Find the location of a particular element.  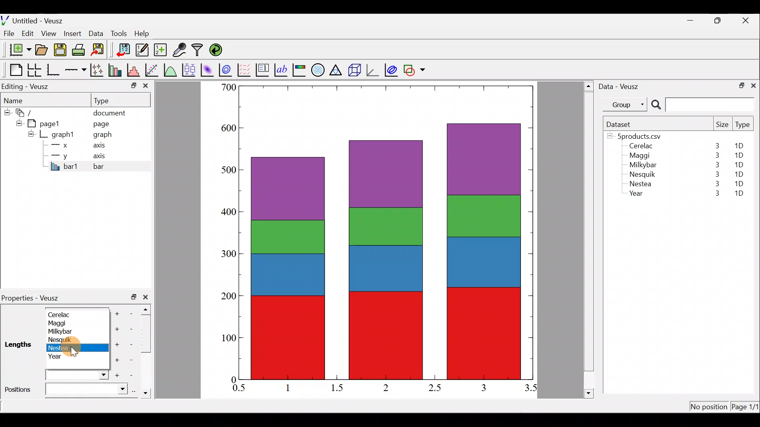

hide is located at coordinates (17, 122).